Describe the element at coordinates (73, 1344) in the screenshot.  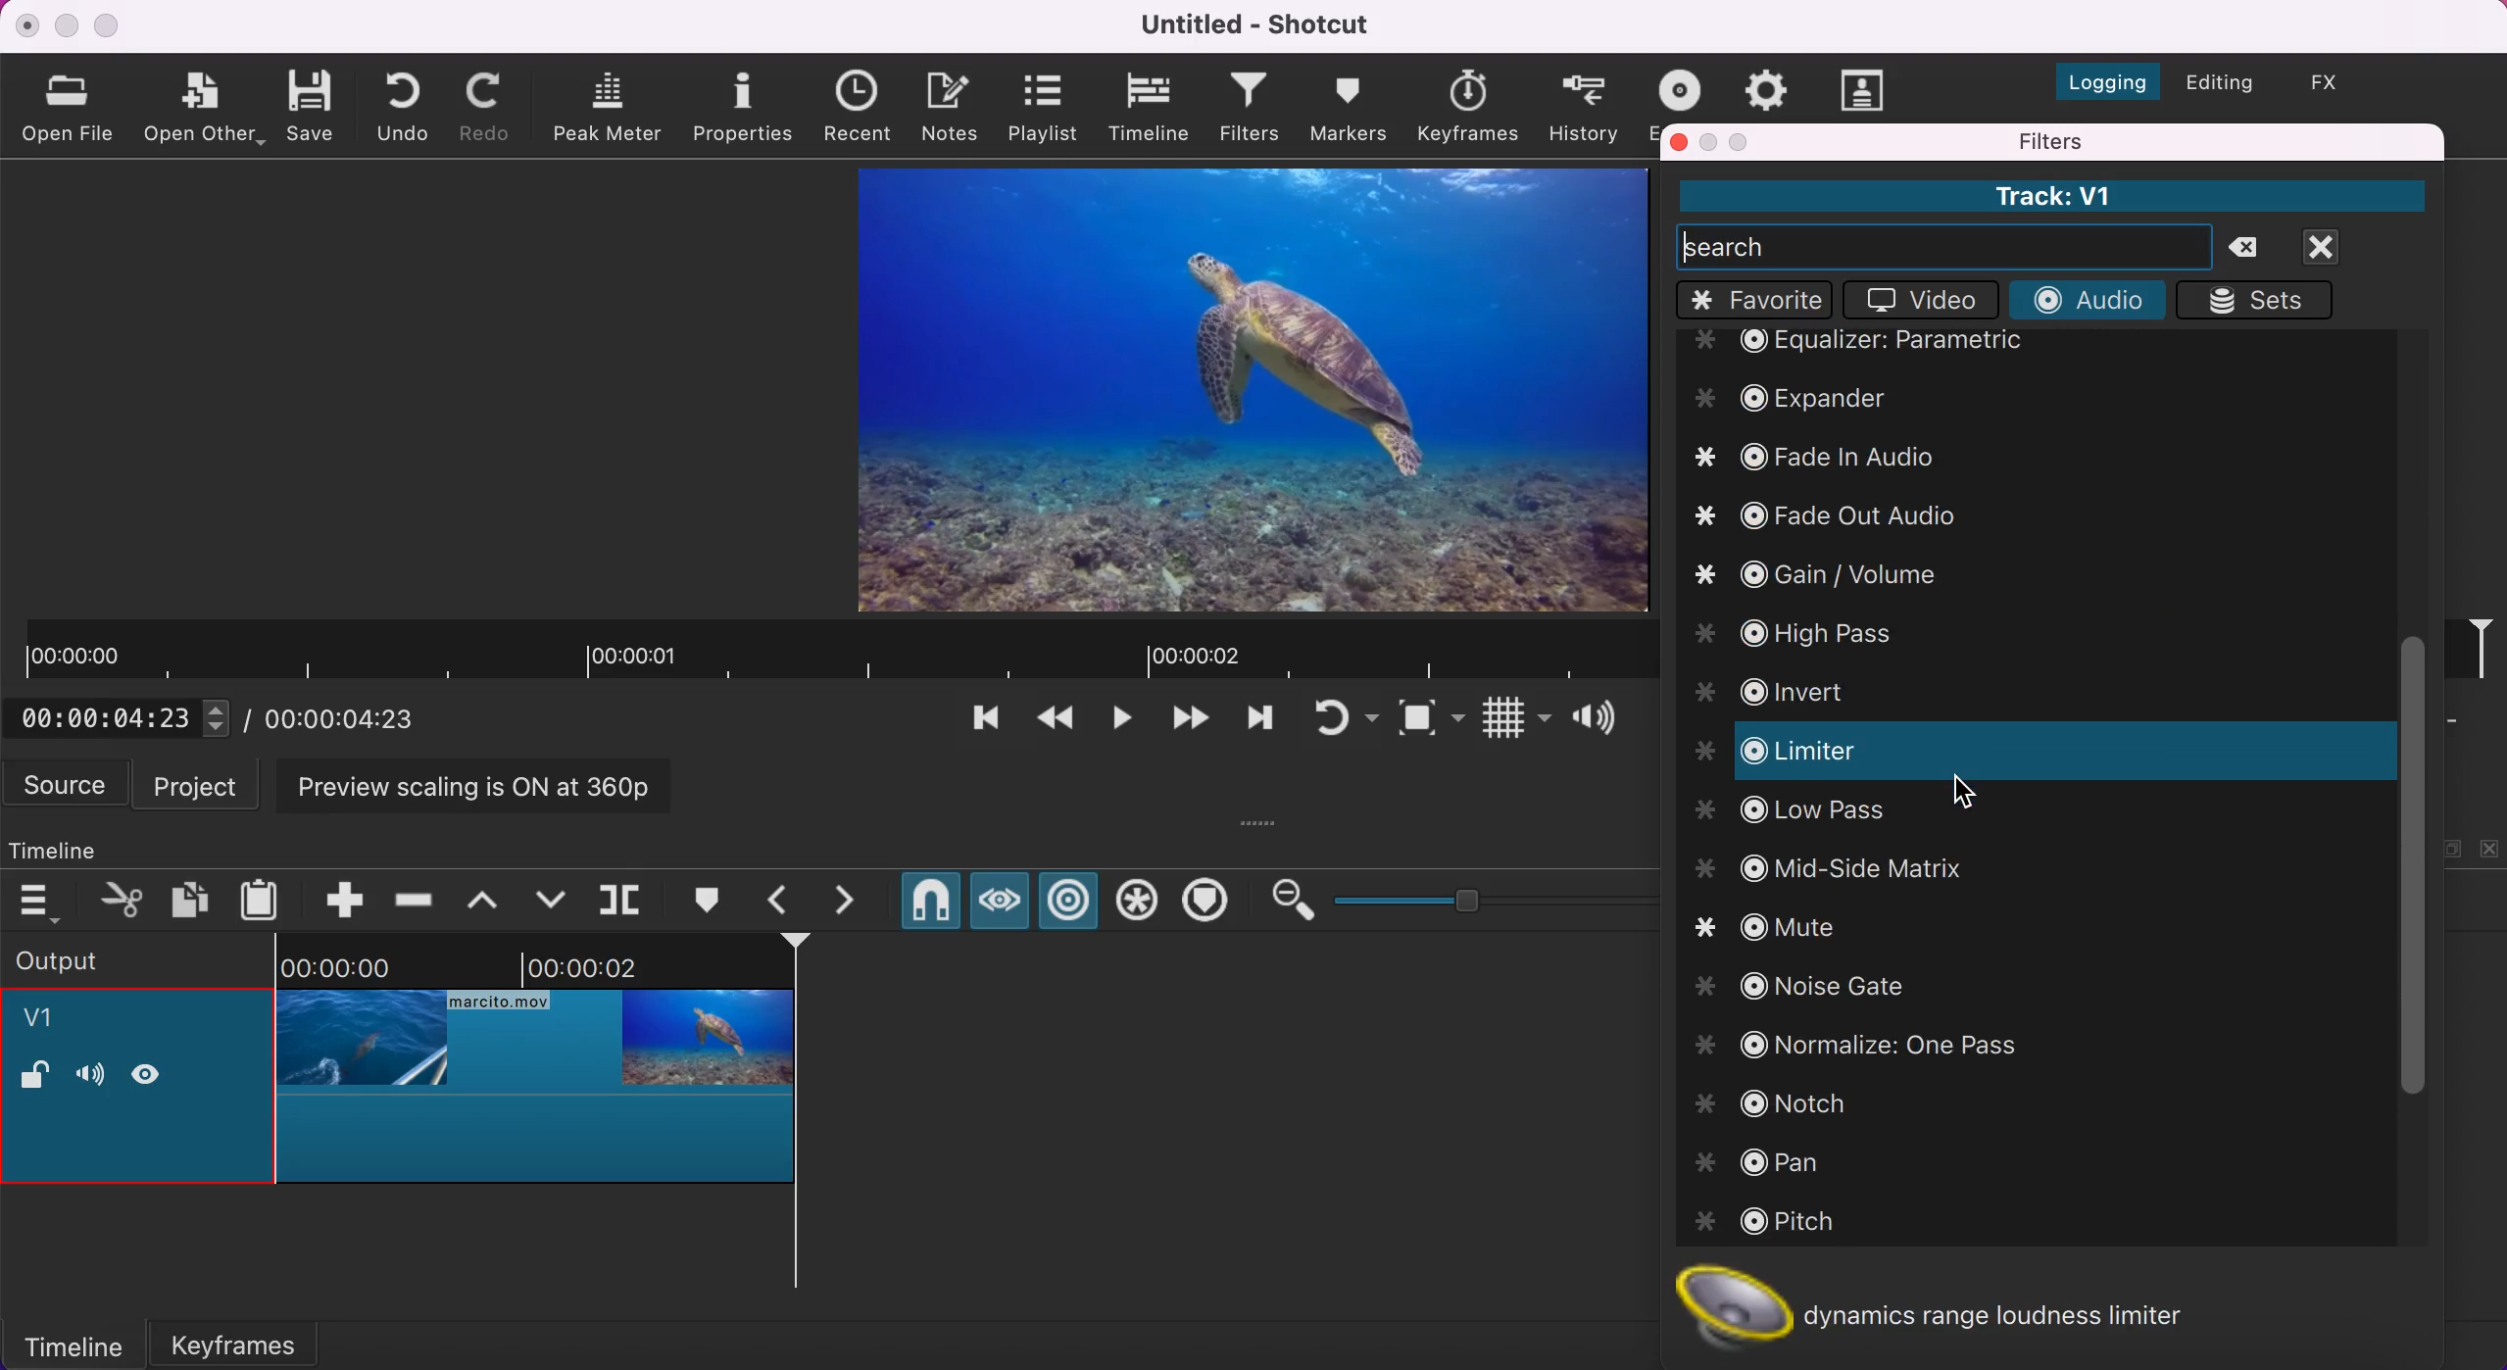
I see `timeline` at that location.